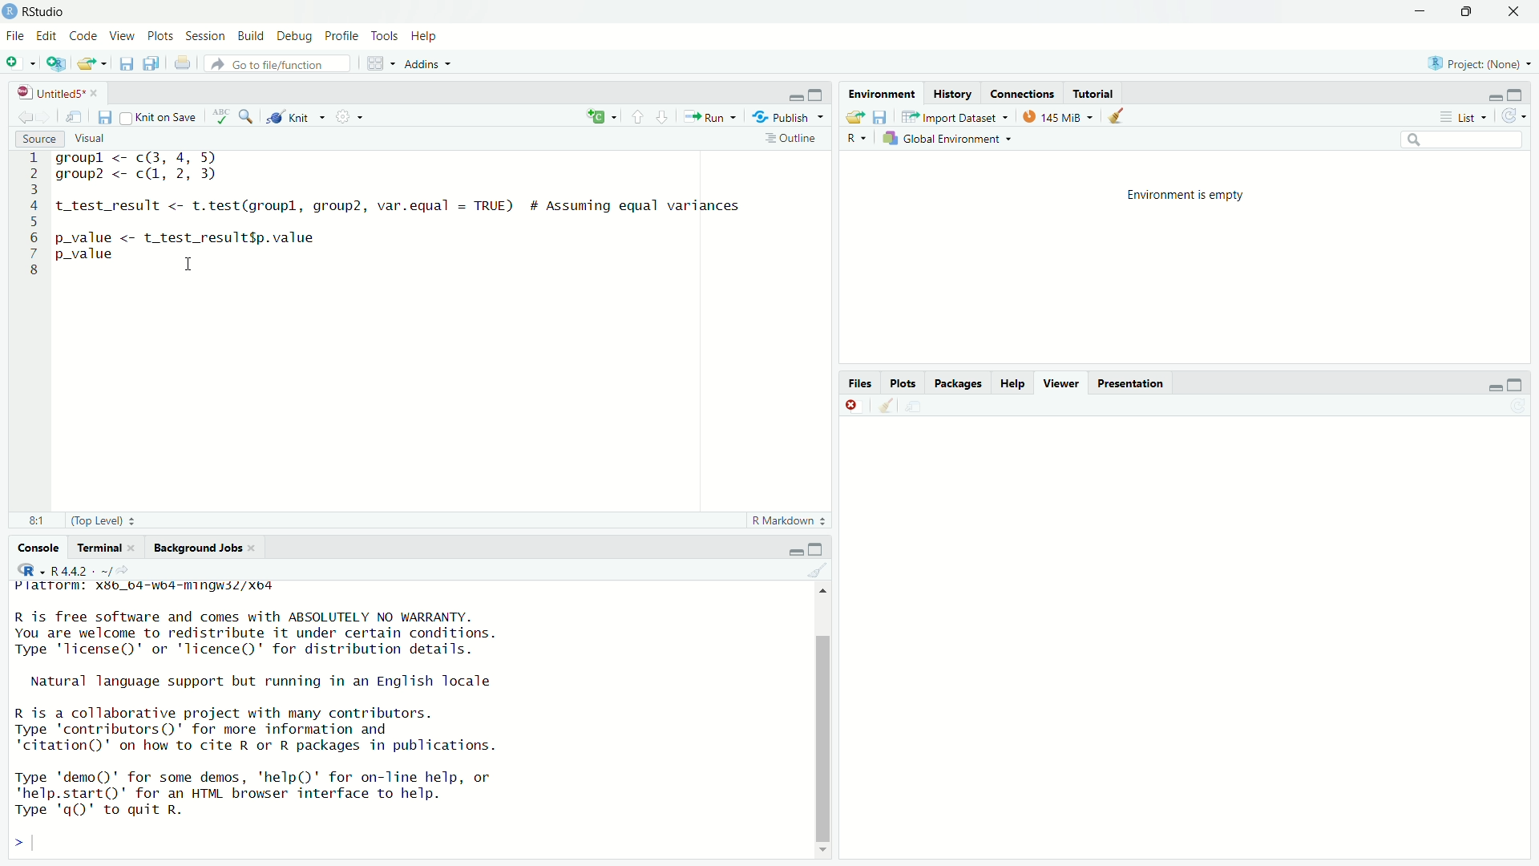  What do you see at coordinates (1518, 382) in the screenshot?
I see `maximise` at bounding box center [1518, 382].